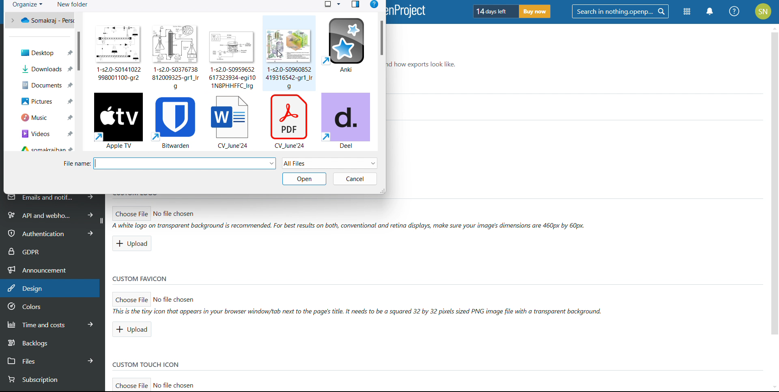 Image resolution: width=779 pixels, height=392 pixels. What do you see at coordinates (47, 69) in the screenshot?
I see ` Downloads` at bounding box center [47, 69].